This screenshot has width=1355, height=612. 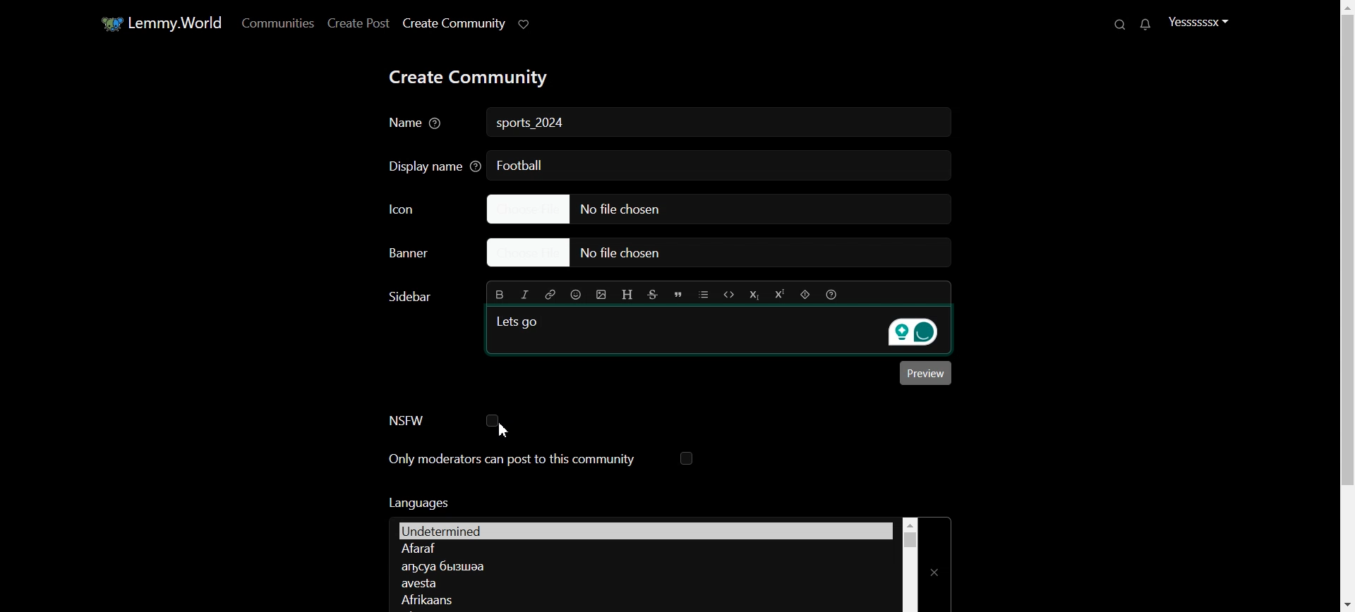 What do you see at coordinates (729, 294) in the screenshot?
I see `Code` at bounding box center [729, 294].